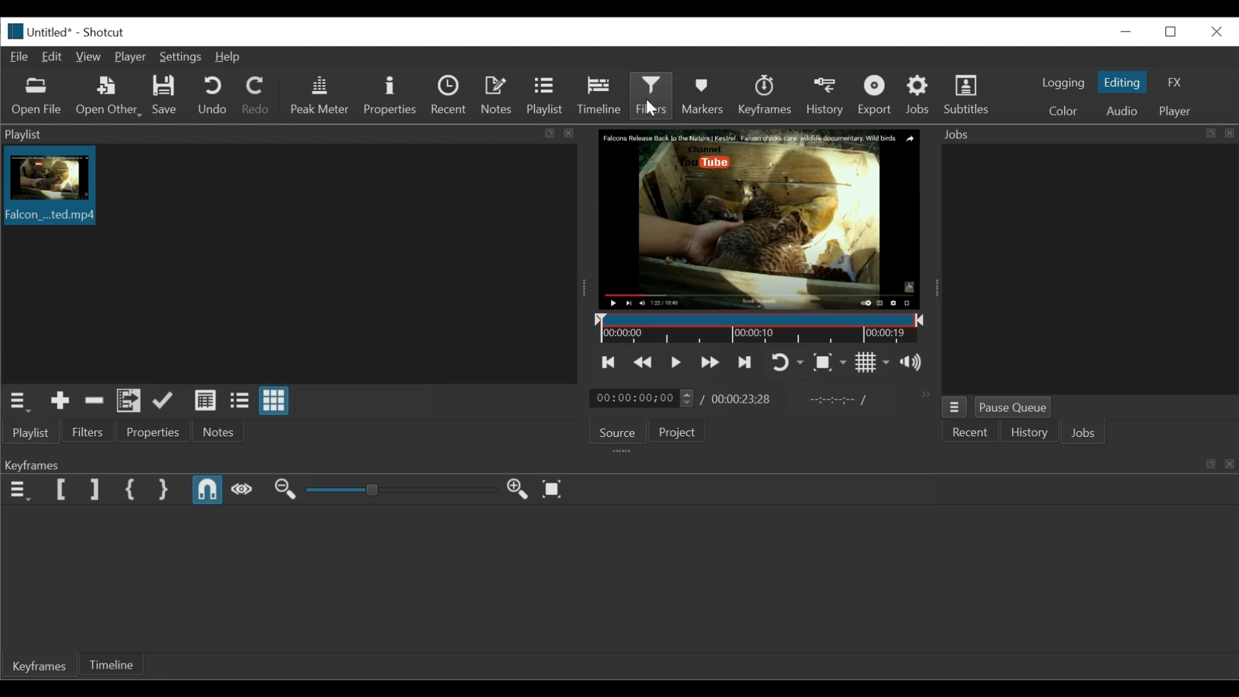 The image size is (1239, 697). What do you see at coordinates (971, 432) in the screenshot?
I see `Recent` at bounding box center [971, 432].